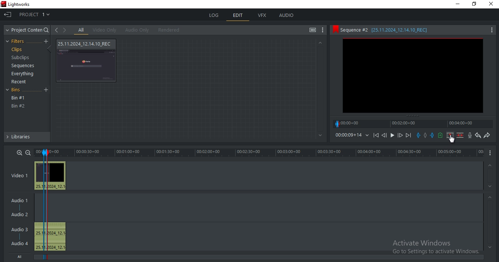 The height and width of the screenshot is (262, 499). Describe the element at coordinates (430, 245) in the screenshot. I see `Active Windowa` at that location.